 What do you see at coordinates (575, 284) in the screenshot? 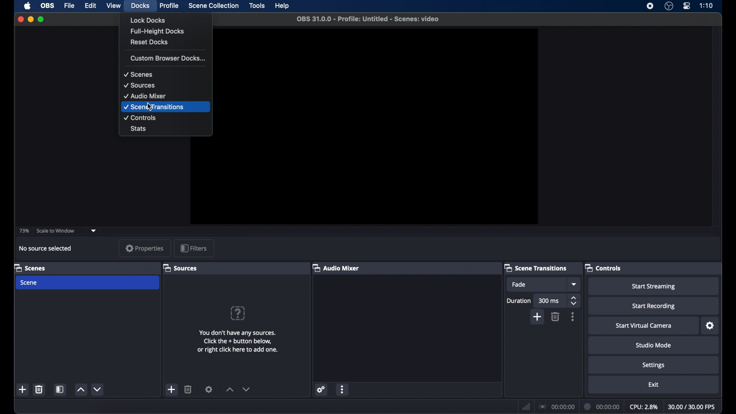
I see `dropdown` at bounding box center [575, 284].